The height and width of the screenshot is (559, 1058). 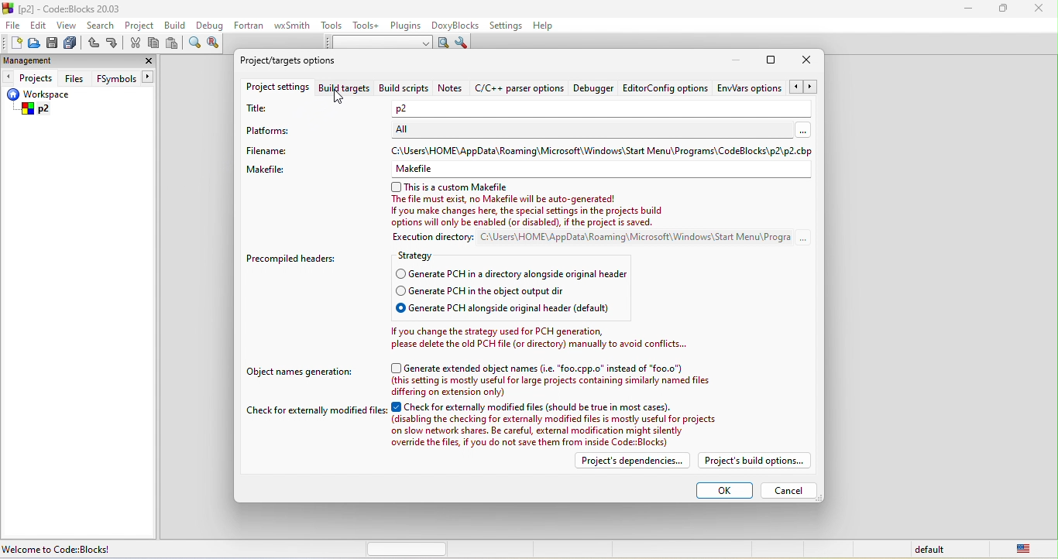 I want to click on project/target option, so click(x=298, y=63).